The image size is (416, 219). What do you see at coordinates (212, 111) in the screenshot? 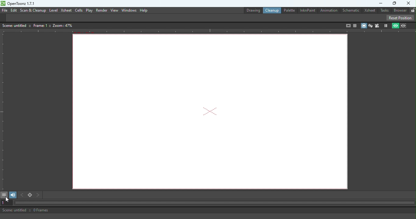
I see `Canvas` at bounding box center [212, 111].